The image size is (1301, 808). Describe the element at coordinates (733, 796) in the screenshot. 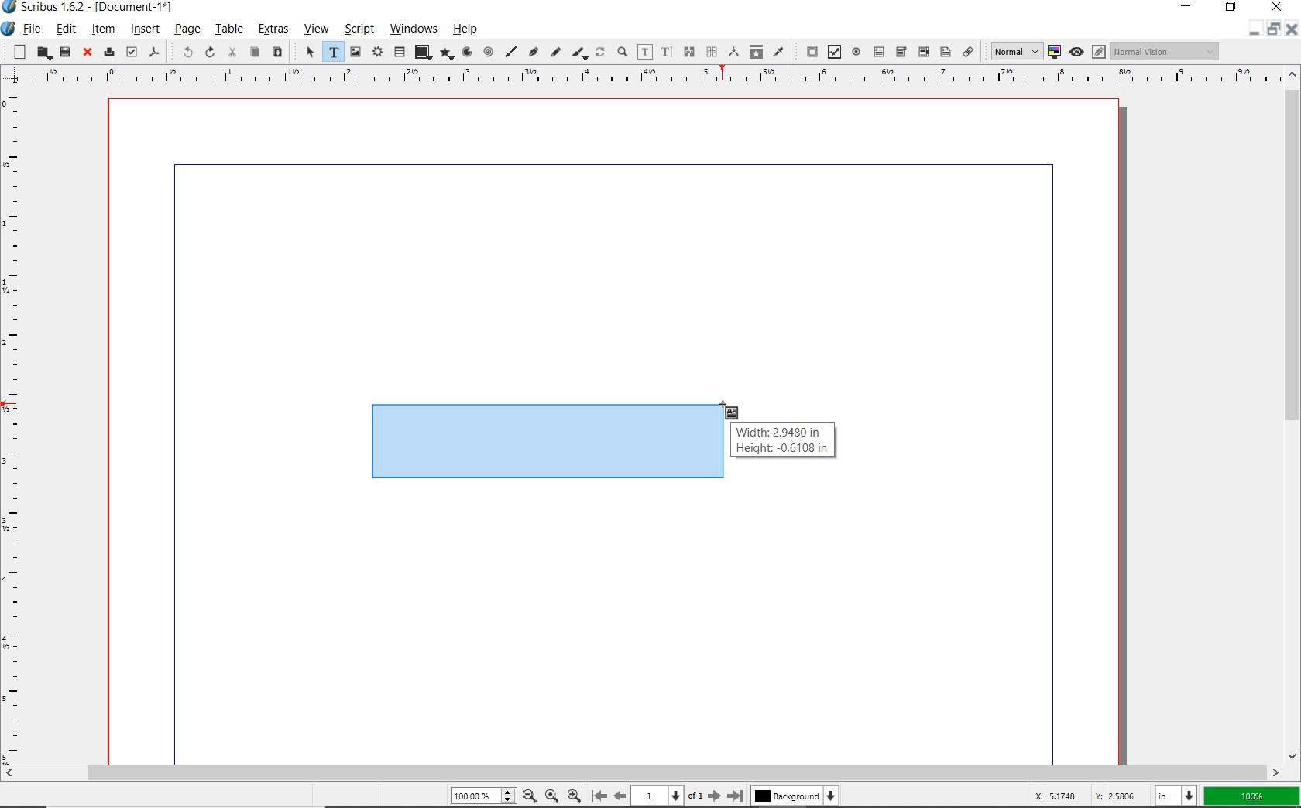

I see `Last page` at that location.